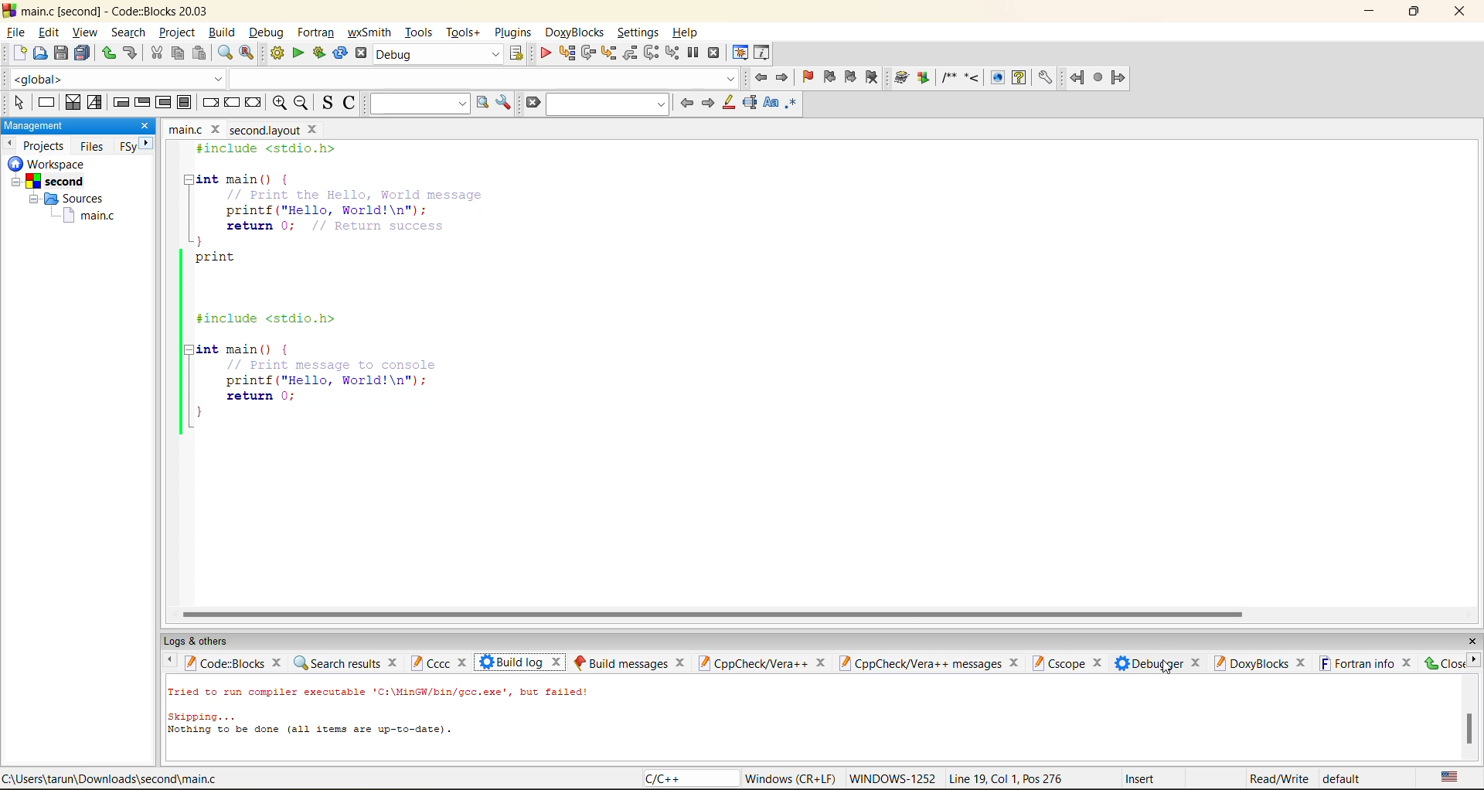 The height and width of the screenshot is (790, 1484). What do you see at coordinates (638, 29) in the screenshot?
I see `settings` at bounding box center [638, 29].